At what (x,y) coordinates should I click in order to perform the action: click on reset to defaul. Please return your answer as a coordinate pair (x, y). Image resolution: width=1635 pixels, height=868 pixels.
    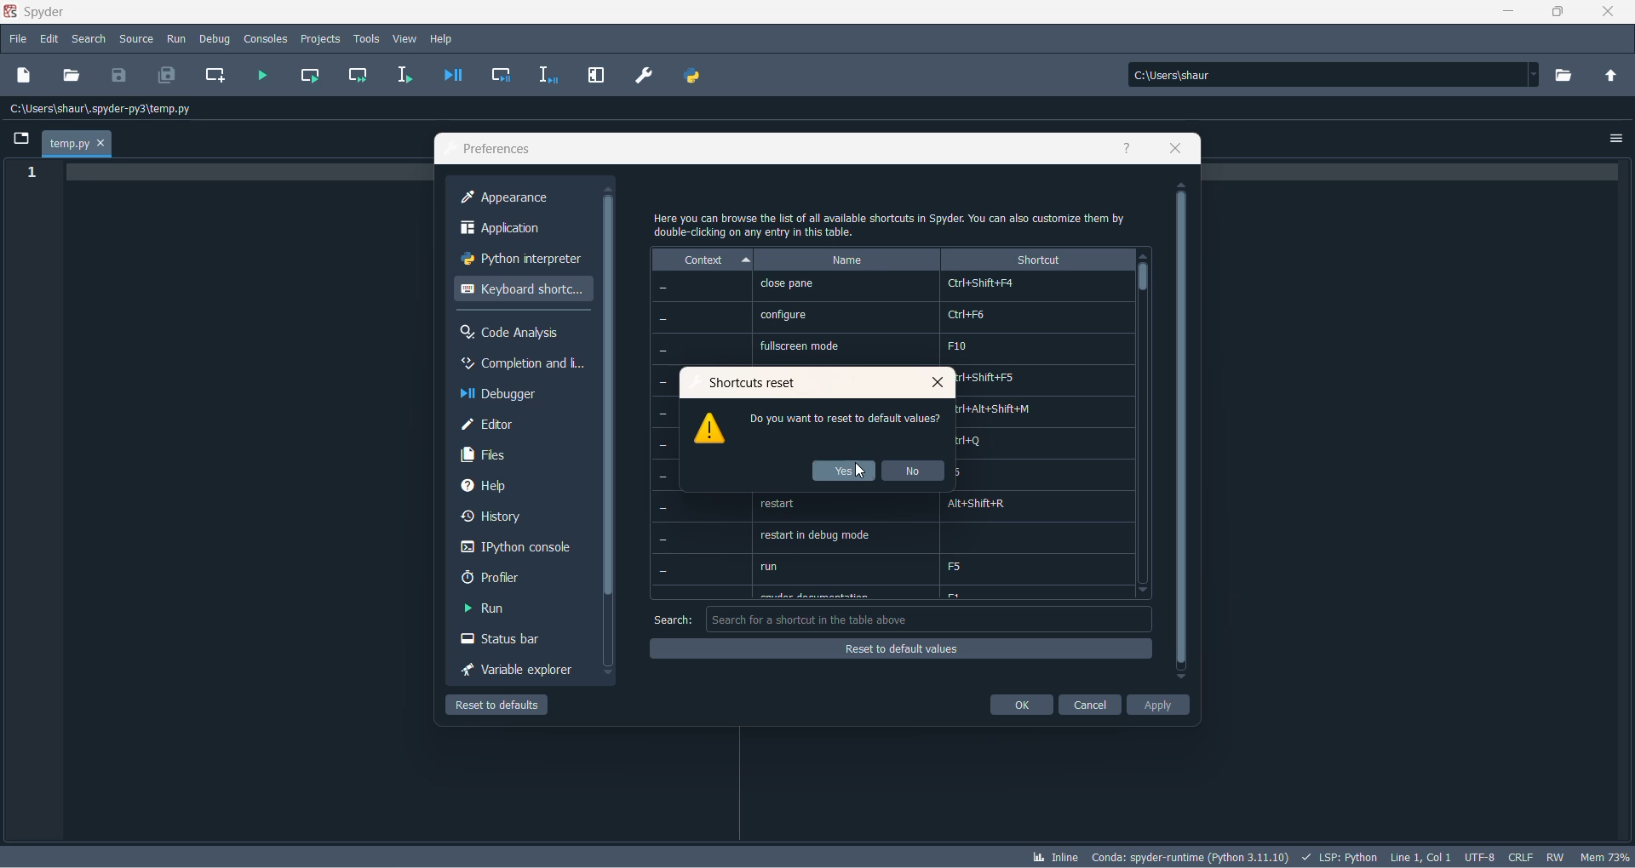
    Looking at the image, I should click on (495, 706).